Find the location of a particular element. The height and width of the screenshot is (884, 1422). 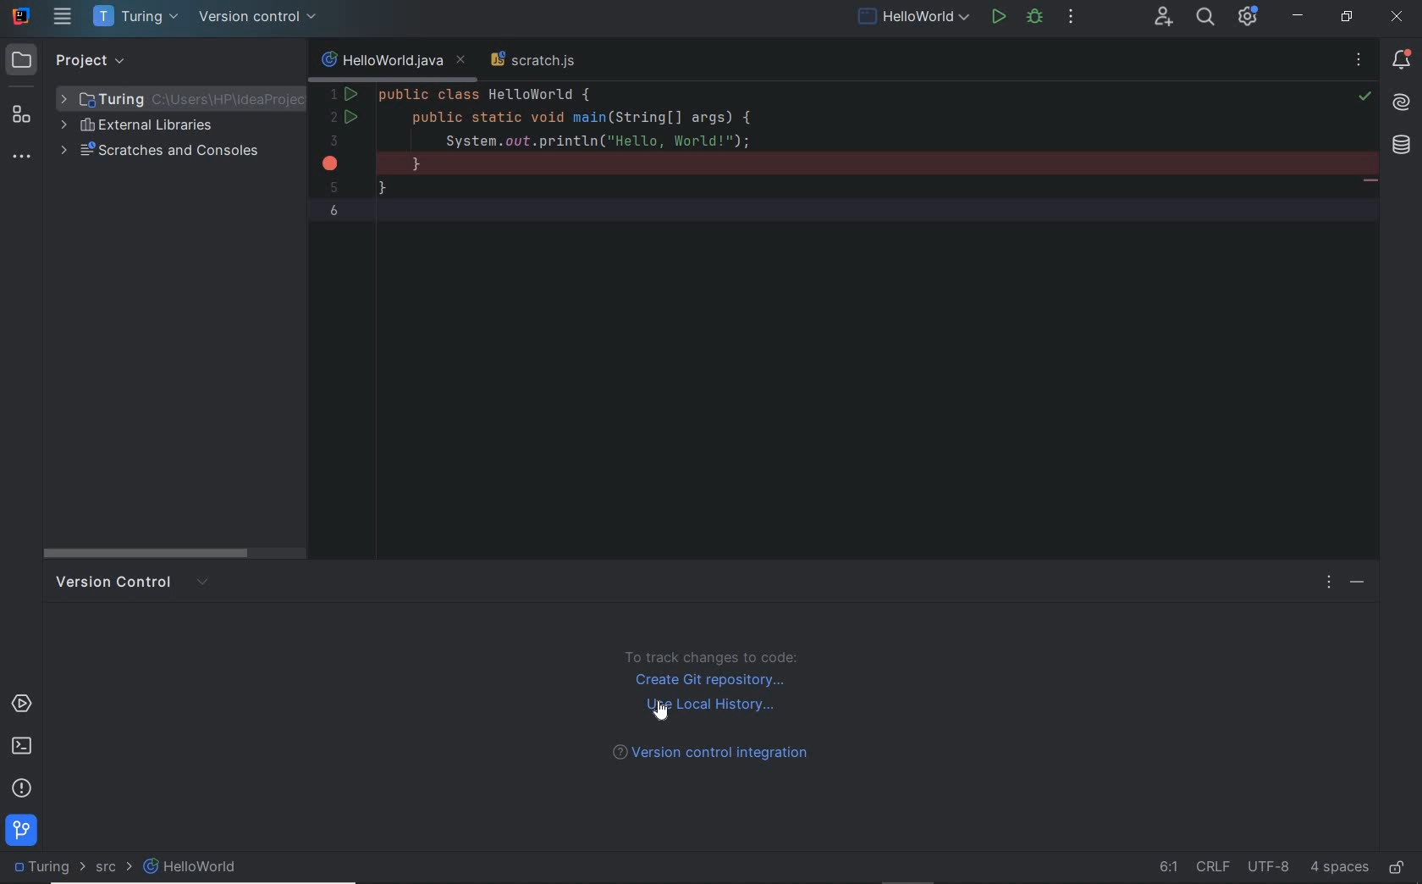

options is located at coordinates (1330, 585).